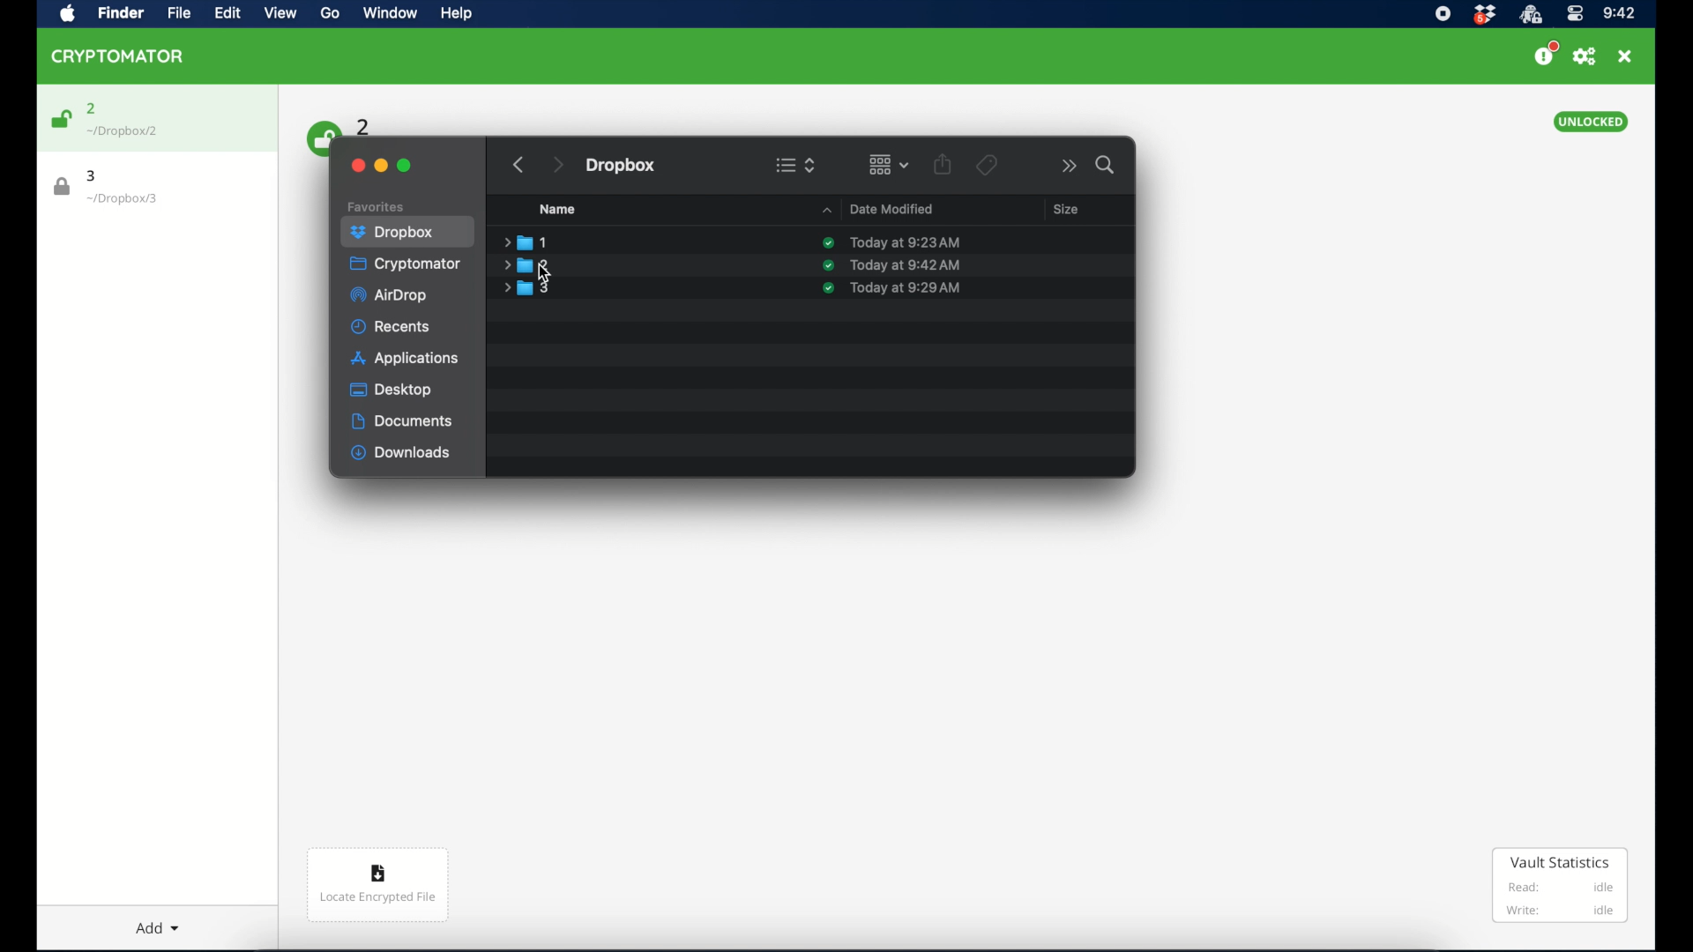 The width and height of the screenshot is (1693, 952). What do you see at coordinates (63, 187) in the screenshot?
I see `lock icon` at bounding box center [63, 187].